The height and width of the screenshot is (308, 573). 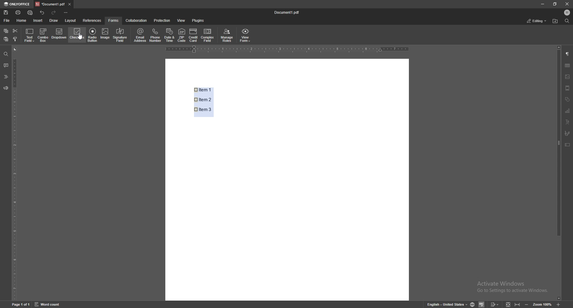 What do you see at coordinates (54, 20) in the screenshot?
I see `draw` at bounding box center [54, 20].